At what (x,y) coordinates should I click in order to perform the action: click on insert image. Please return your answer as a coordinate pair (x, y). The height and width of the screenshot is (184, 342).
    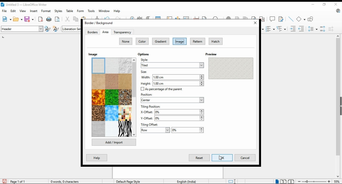
    Looking at the image, I should click on (170, 17).